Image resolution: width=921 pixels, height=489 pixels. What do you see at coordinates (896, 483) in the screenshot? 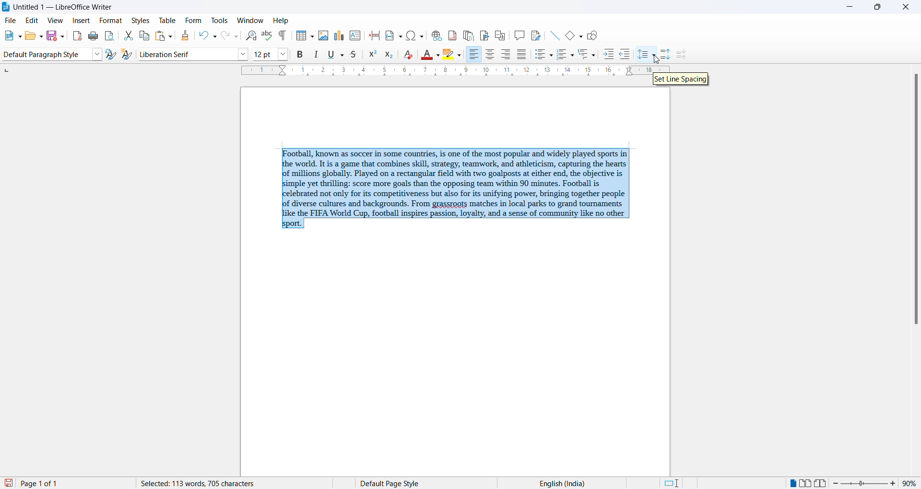
I see `increase zoom` at bounding box center [896, 483].